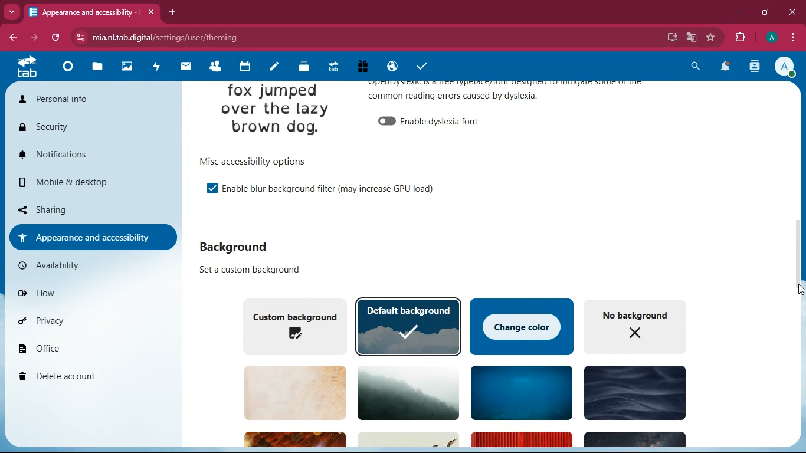  I want to click on gift, so click(363, 67).